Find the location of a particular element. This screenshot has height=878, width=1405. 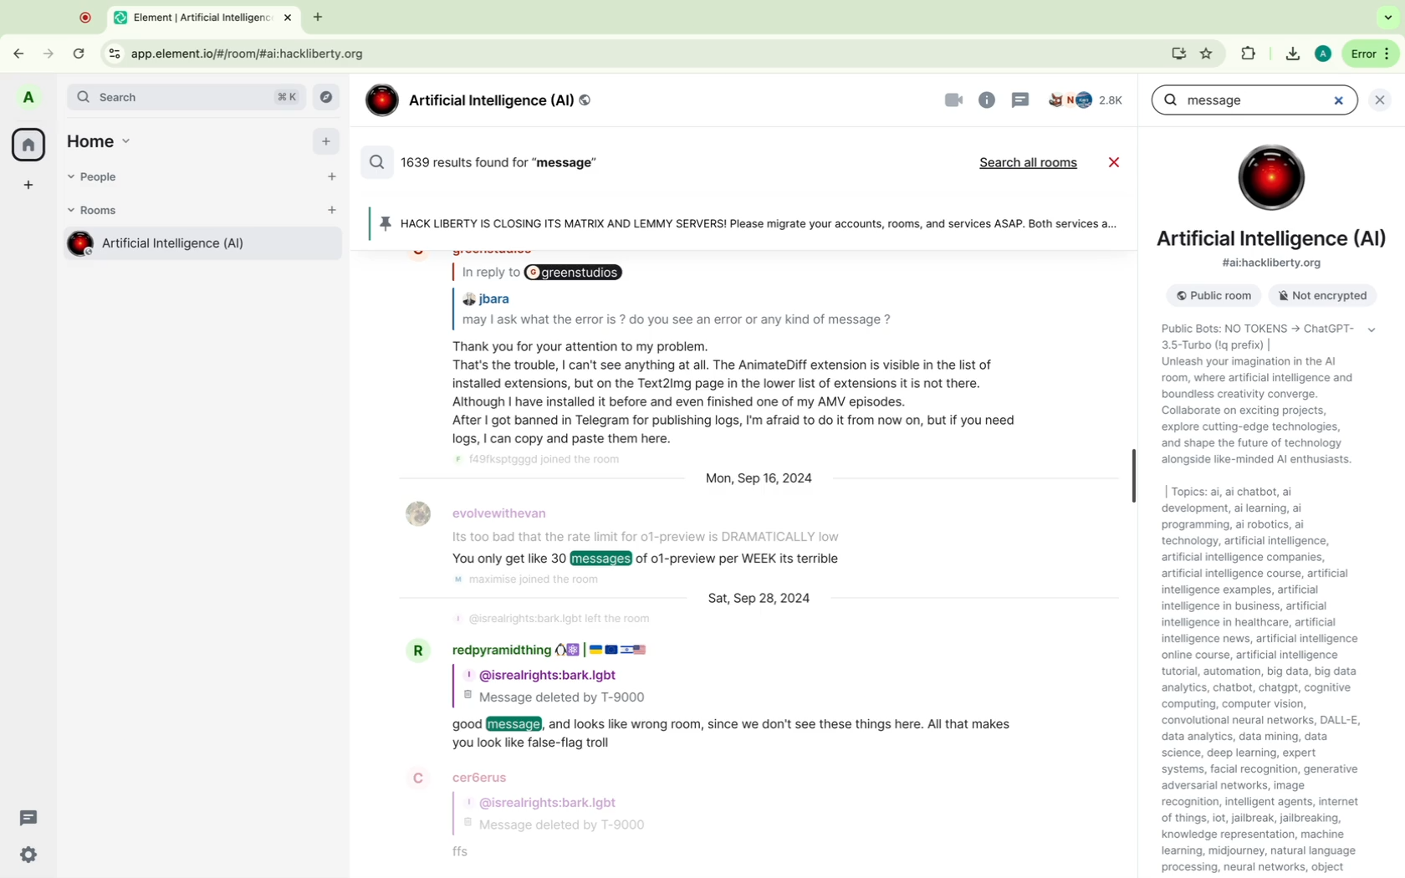

room join is located at coordinates (527, 580).